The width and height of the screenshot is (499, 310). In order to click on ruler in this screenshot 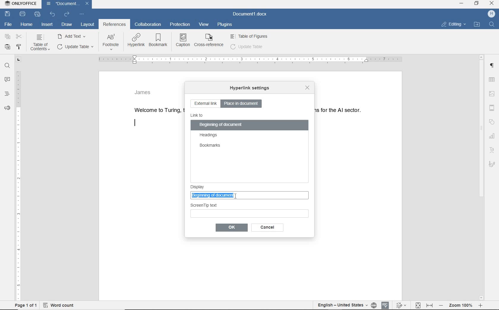, I will do `click(249, 60)`.